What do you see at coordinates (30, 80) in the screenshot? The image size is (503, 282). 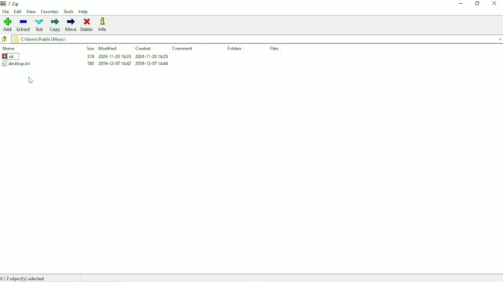 I see `Cursor` at bounding box center [30, 80].